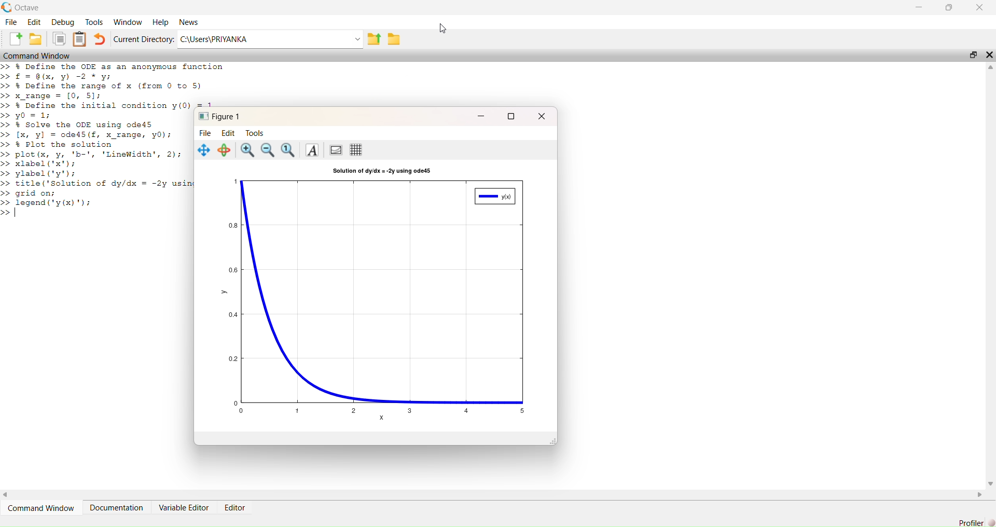 The height and width of the screenshot is (527, 996). Describe the element at coordinates (382, 418) in the screenshot. I see `x` at that location.